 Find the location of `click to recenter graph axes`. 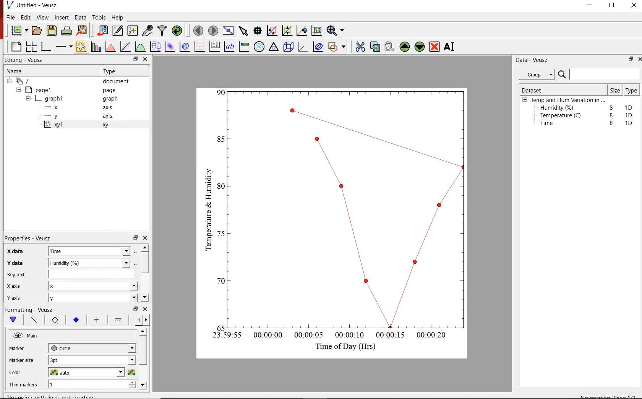

click to recenter graph axes is located at coordinates (302, 31).